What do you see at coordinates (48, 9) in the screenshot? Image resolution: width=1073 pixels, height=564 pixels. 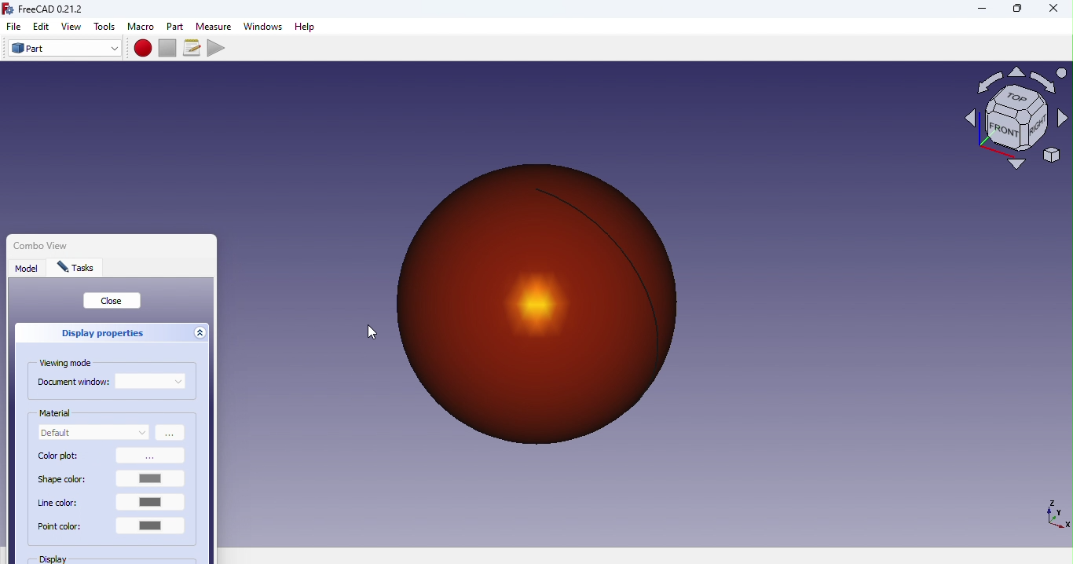 I see `FreeCAD logo` at bounding box center [48, 9].